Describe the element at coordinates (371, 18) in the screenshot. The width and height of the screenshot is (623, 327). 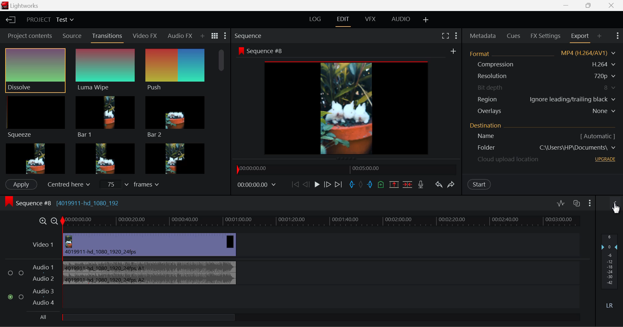
I see `VFX Layout` at that location.